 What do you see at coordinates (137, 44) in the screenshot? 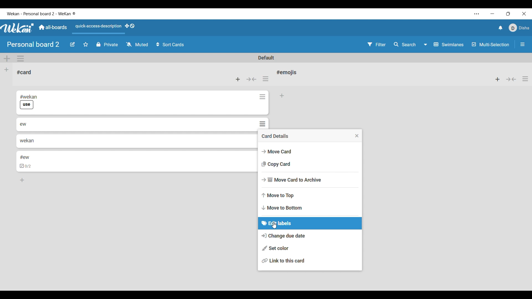
I see `Watch options` at bounding box center [137, 44].